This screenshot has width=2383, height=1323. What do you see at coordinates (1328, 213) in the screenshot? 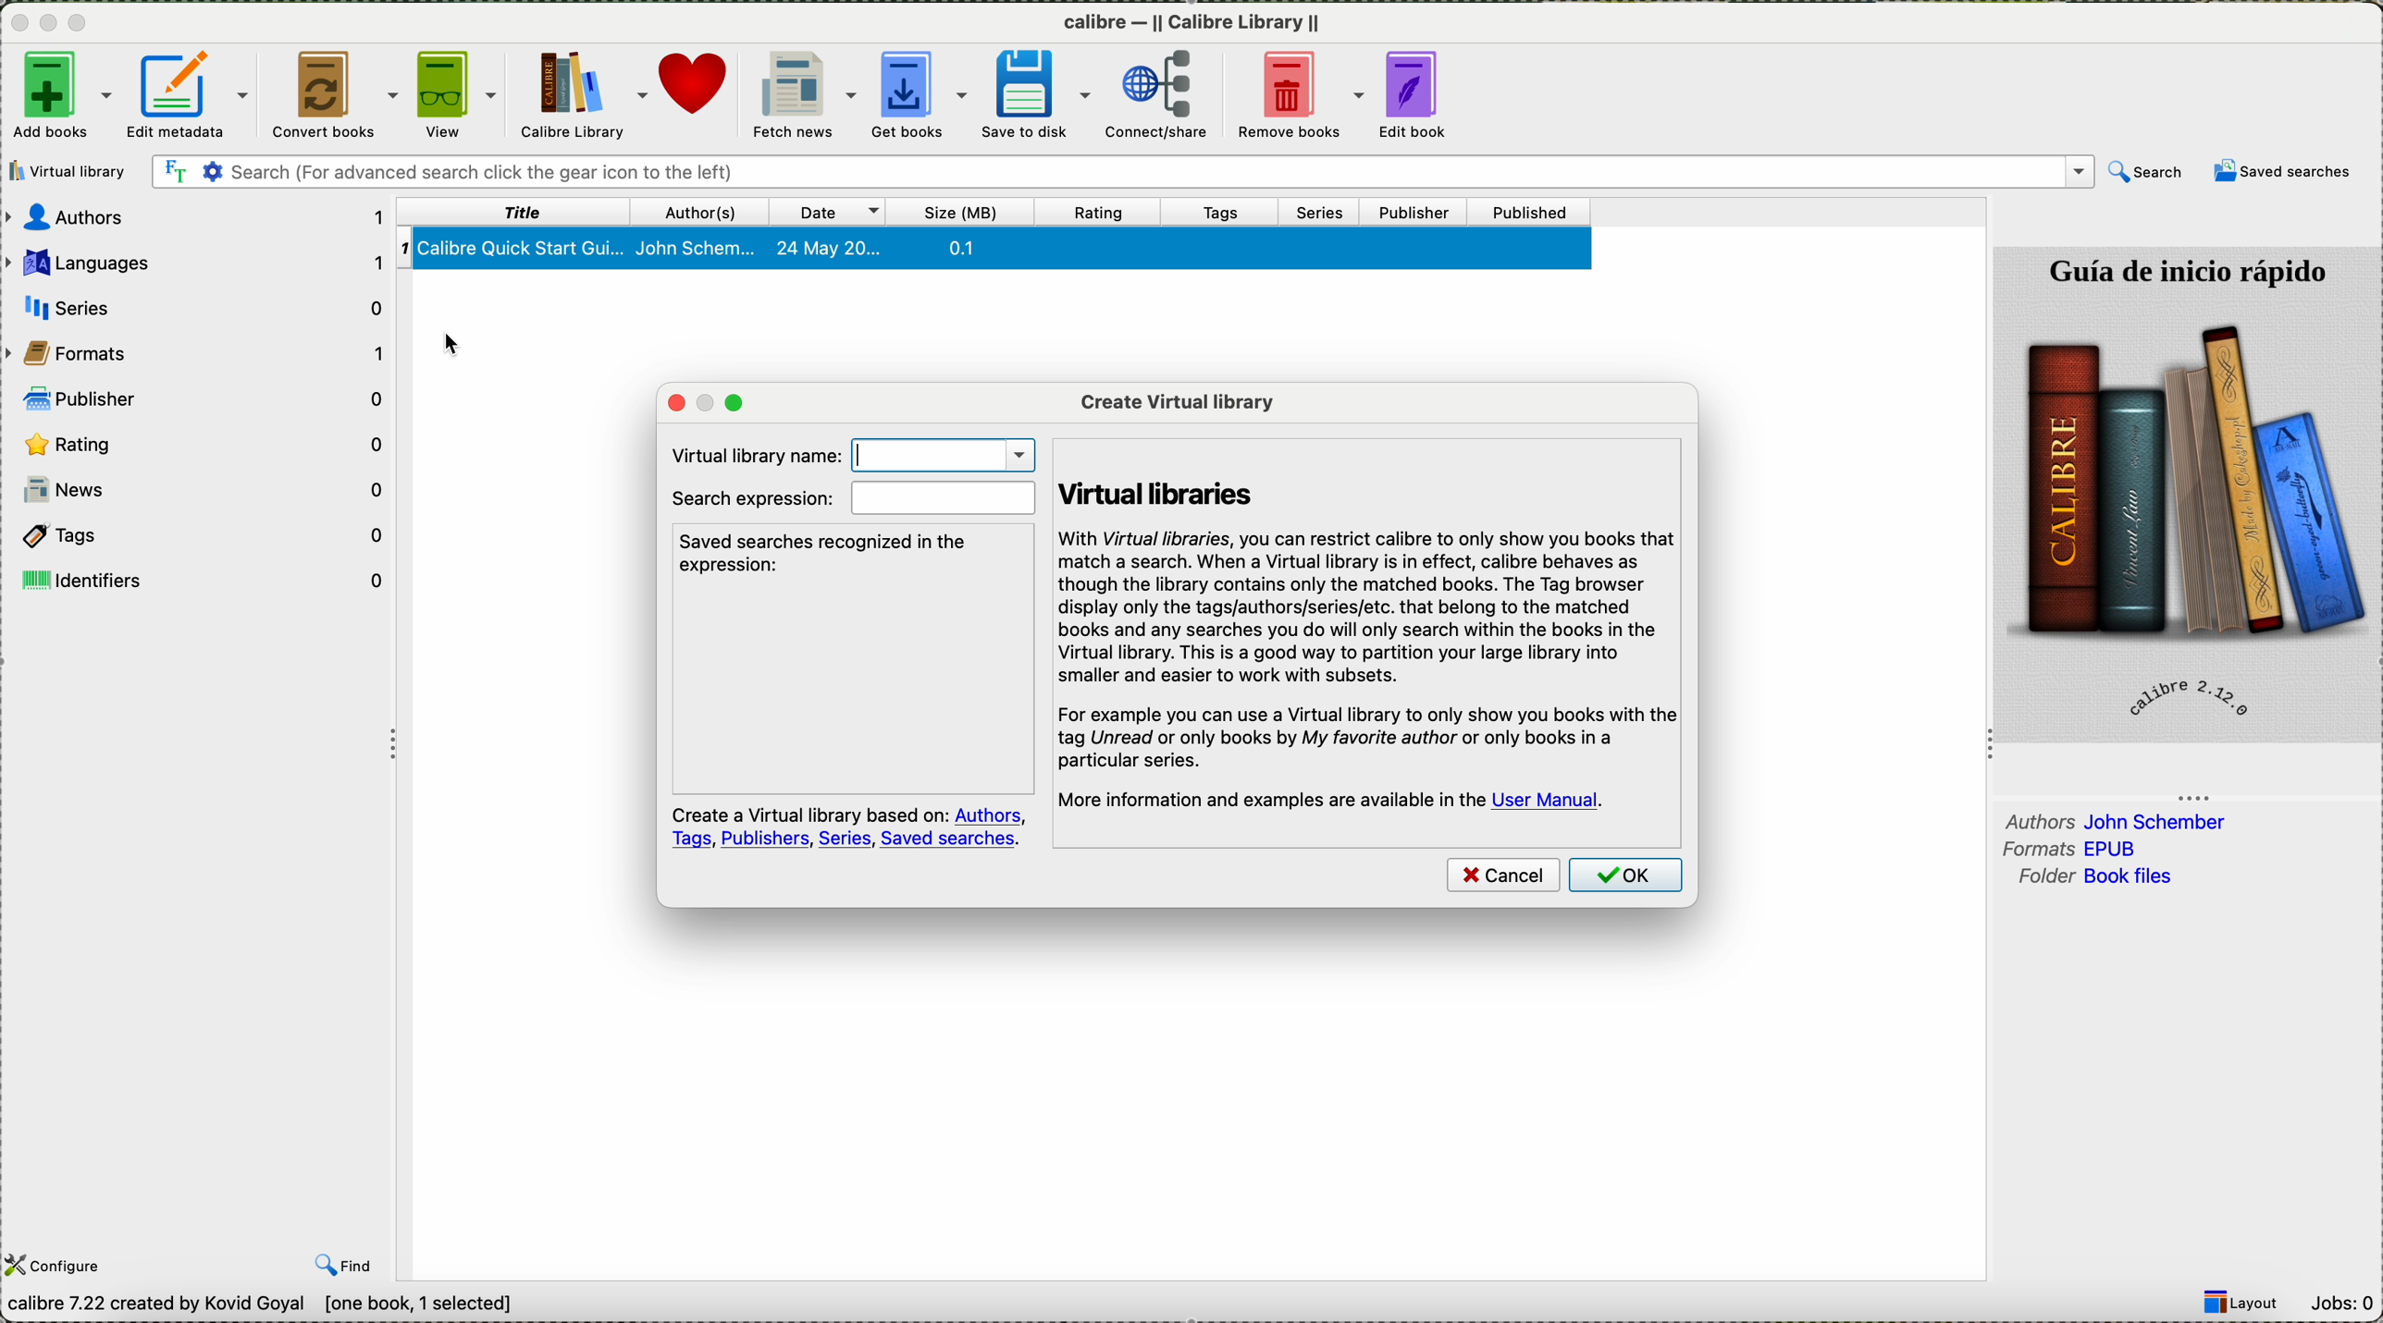
I see `series` at bounding box center [1328, 213].